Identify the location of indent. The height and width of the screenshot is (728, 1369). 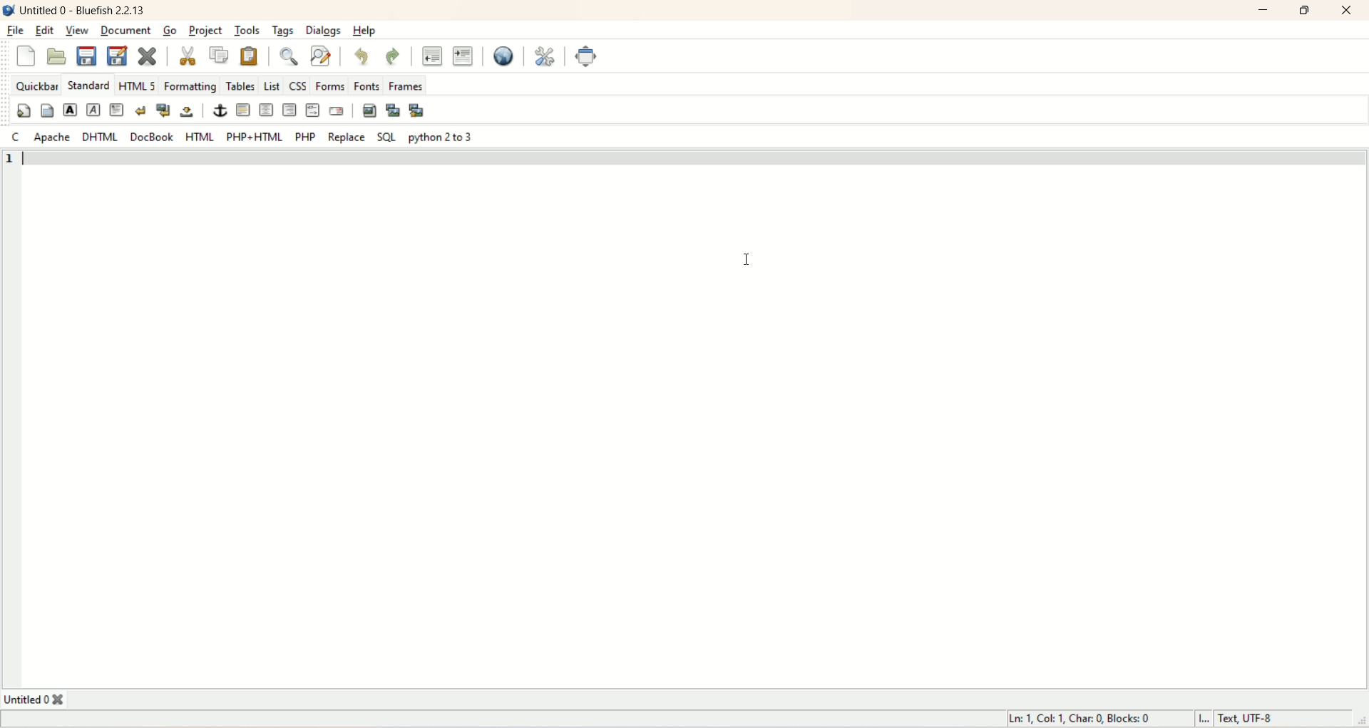
(464, 55).